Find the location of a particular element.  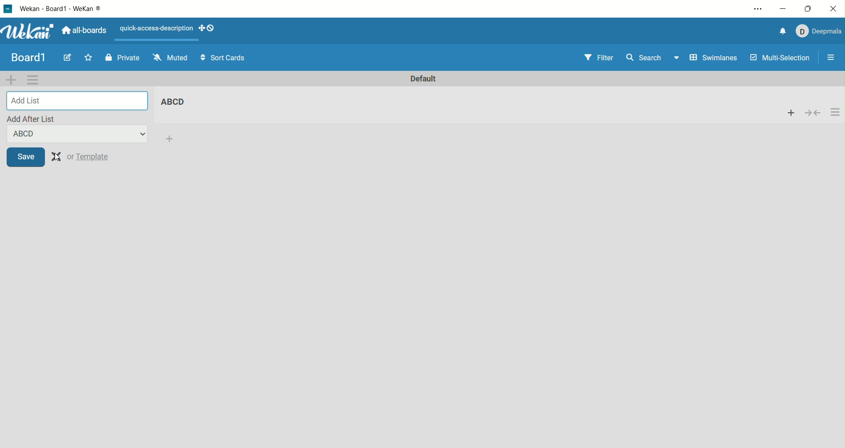

list title is located at coordinates (175, 102).